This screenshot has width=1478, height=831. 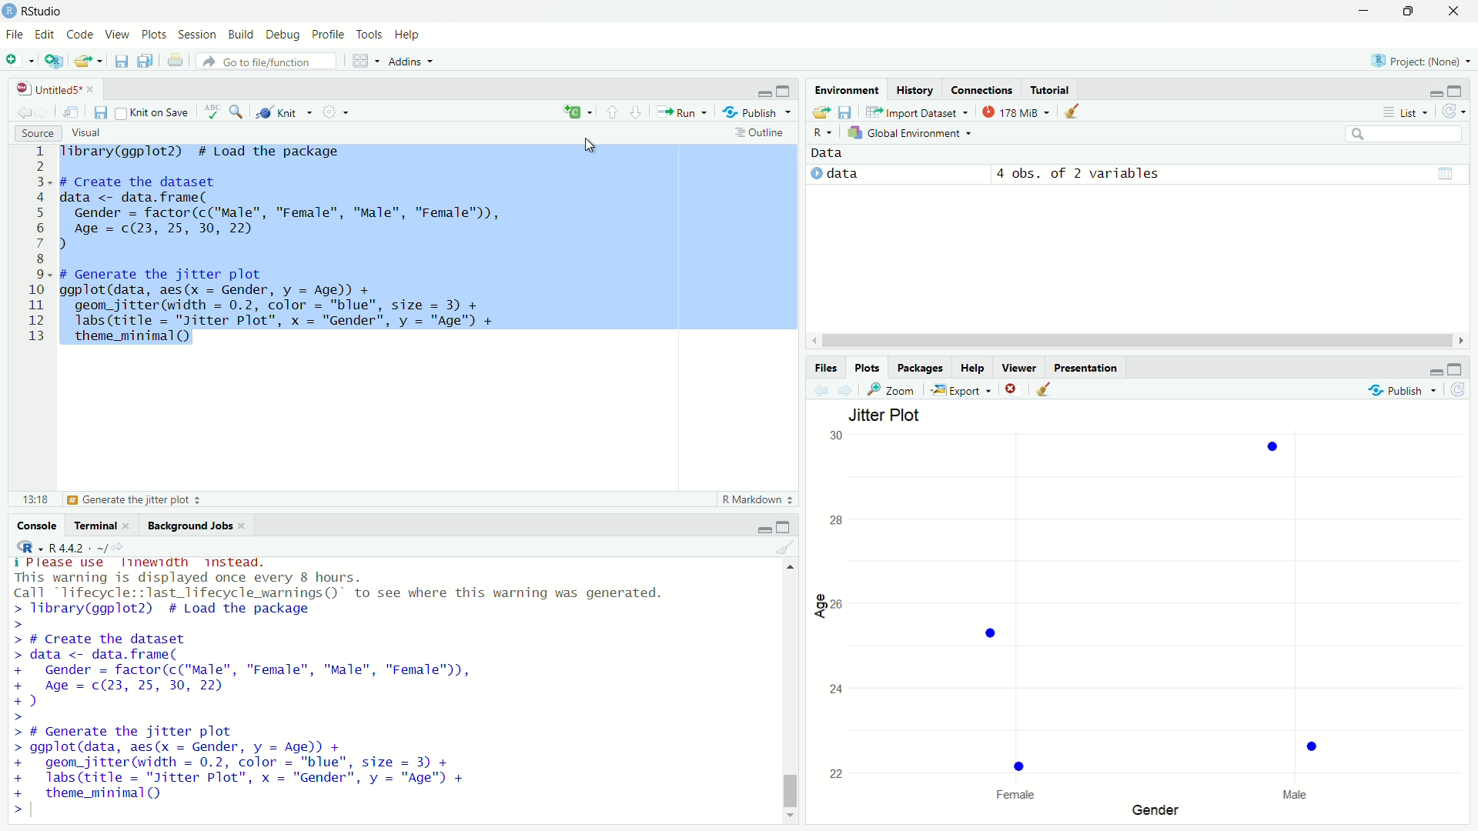 I want to click on presentation, so click(x=1085, y=368).